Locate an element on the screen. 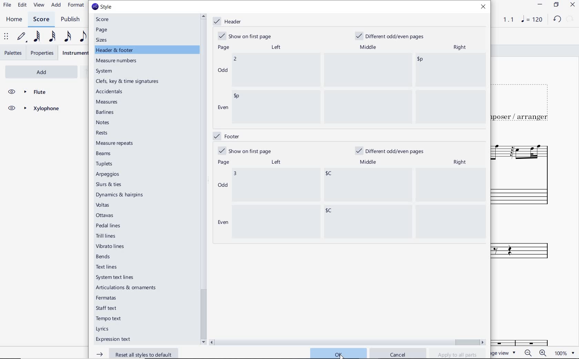  bends is located at coordinates (104, 257).